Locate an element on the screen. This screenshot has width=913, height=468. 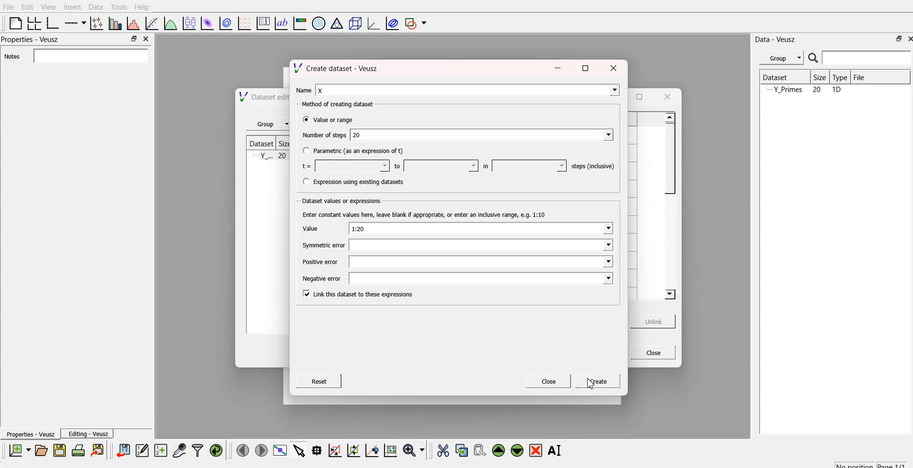
plot data is located at coordinates (226, 22).